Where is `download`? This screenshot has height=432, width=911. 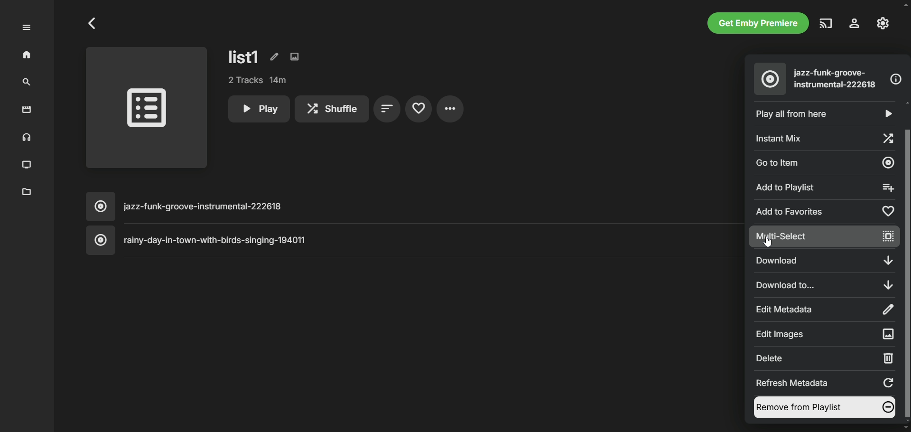 download is located at coordinates (823, 260).